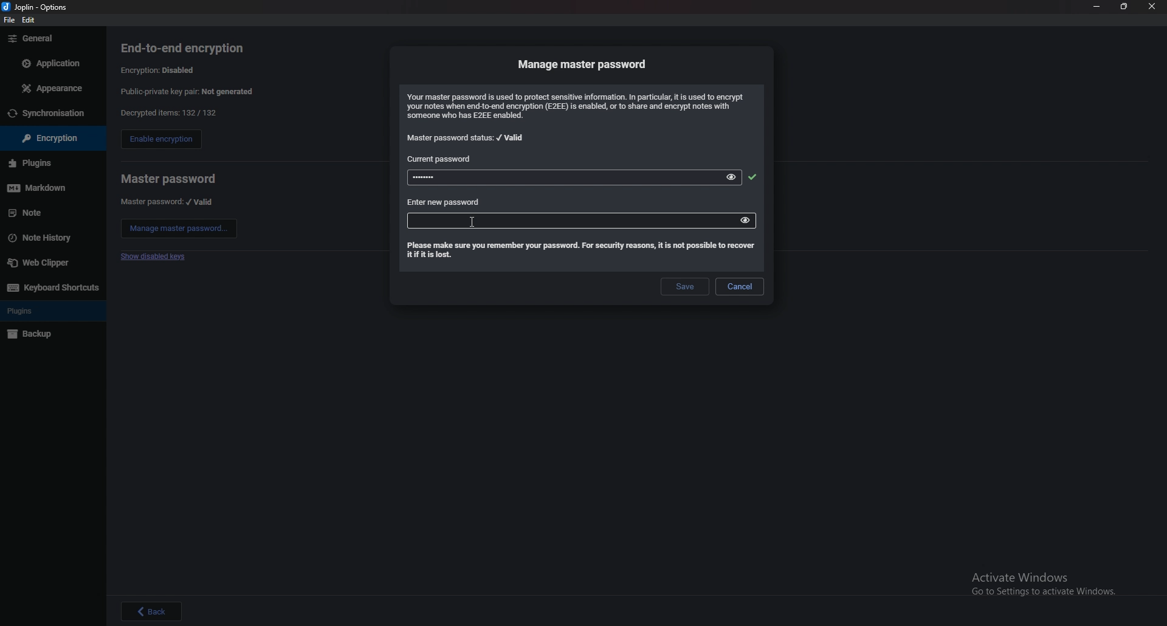 This screenshot has height=626, width=1167. Describe the element at coordinates (579, 106) in the screenshot. I see `info` at that location.